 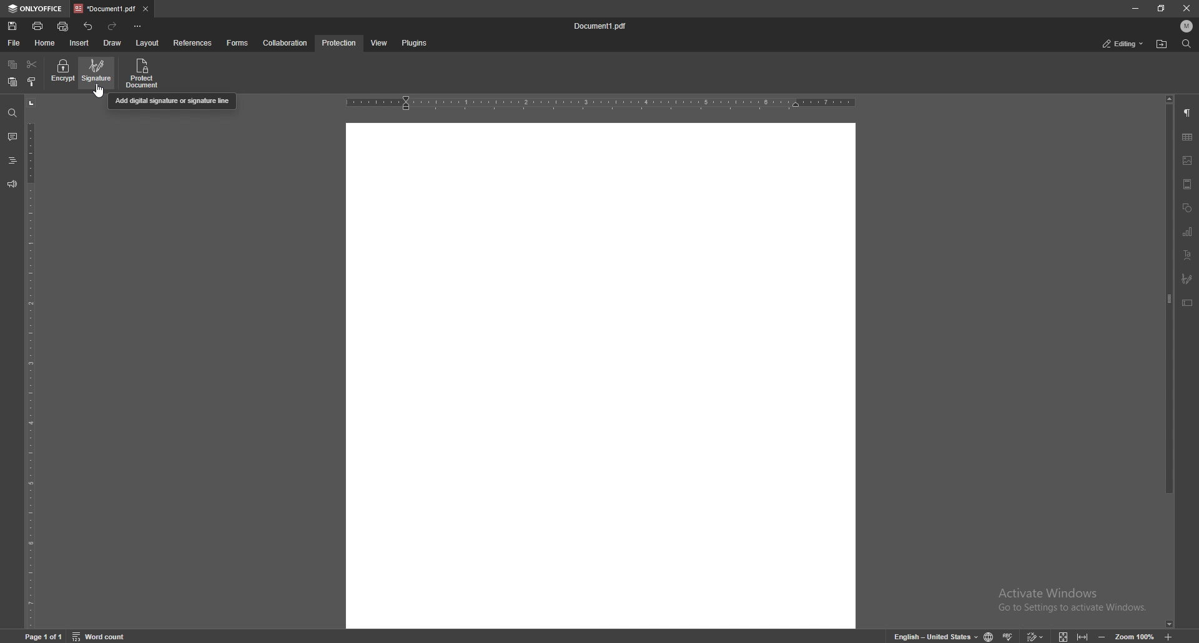 I want to click on image, so click(x=1188, y=160).